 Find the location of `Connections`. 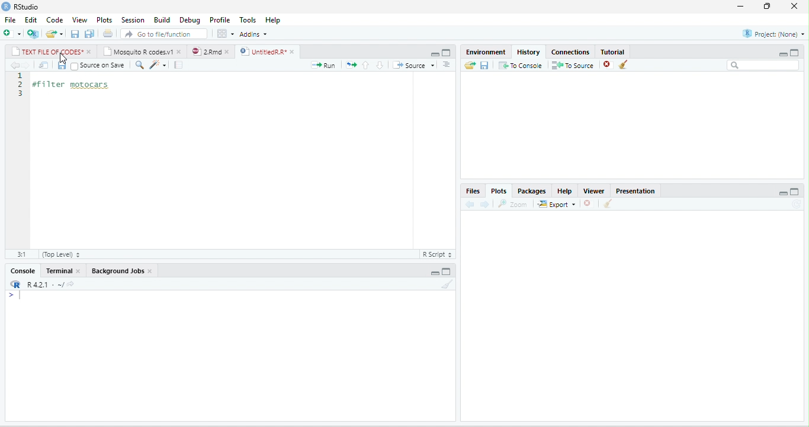

Connections is located at coordinates (570, 52).